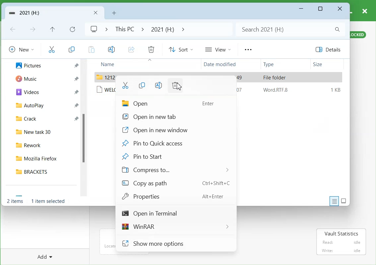 This screenshot has width=376, height=265. Describe the element at coordinates (91, 49) in the screenshot. I see `Paste` at that location.